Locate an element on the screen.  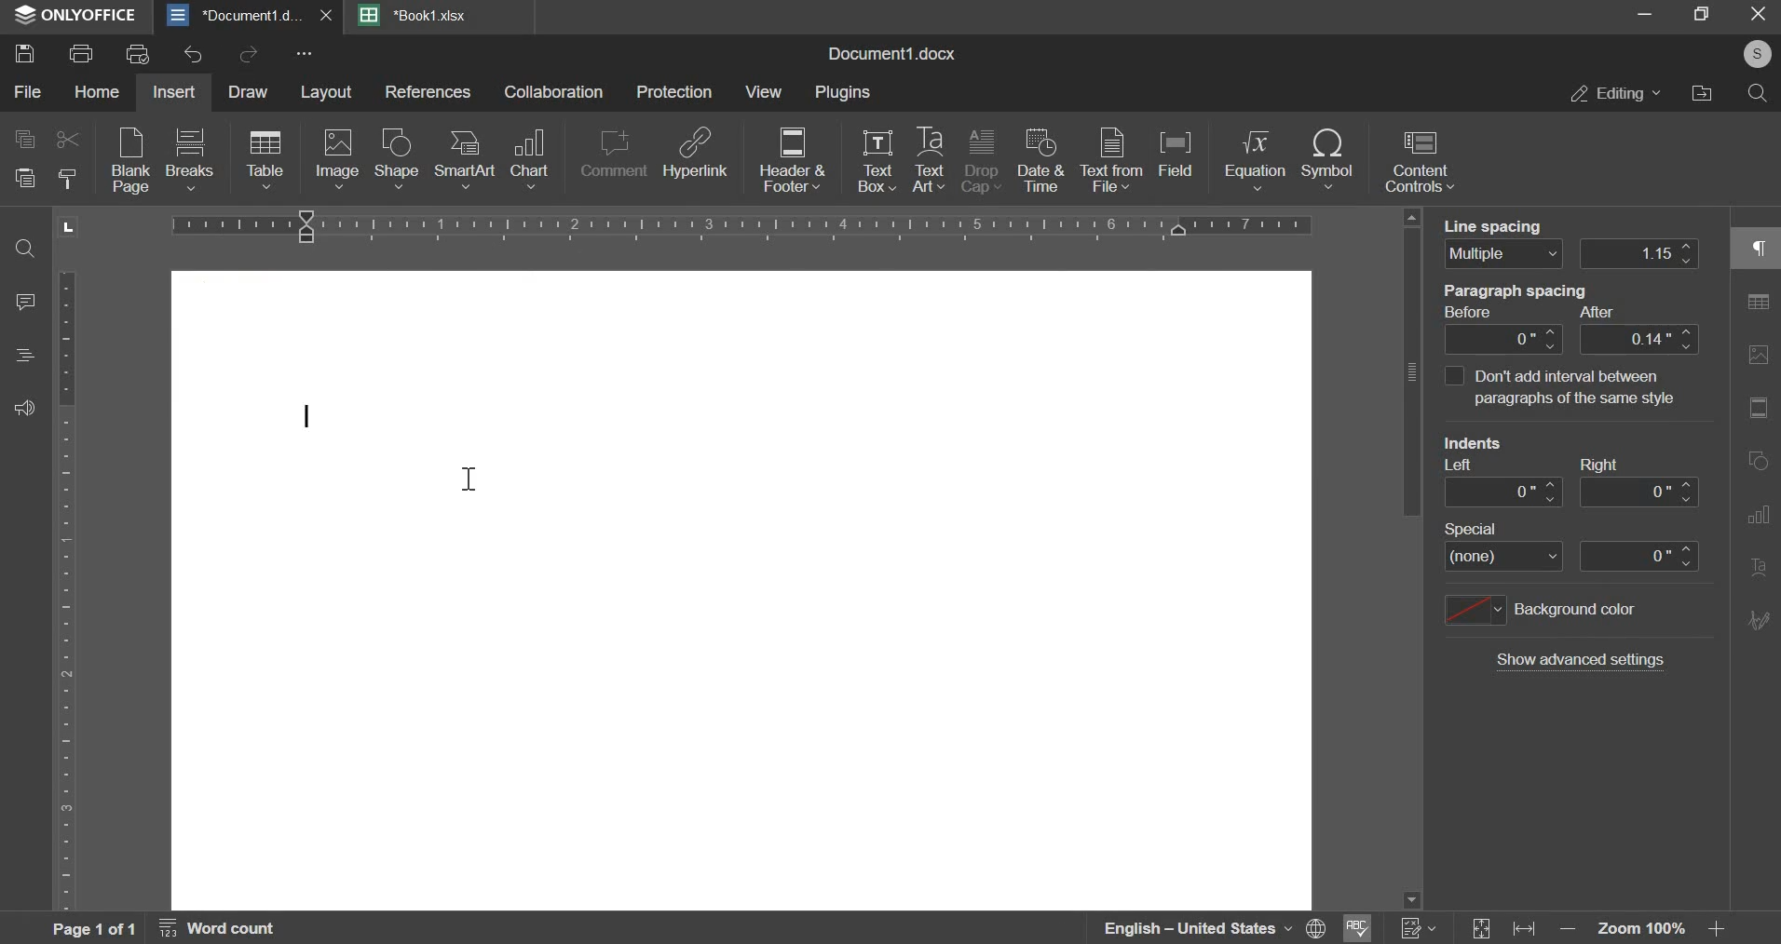
tool tip is located at coordinates (1562, 387).